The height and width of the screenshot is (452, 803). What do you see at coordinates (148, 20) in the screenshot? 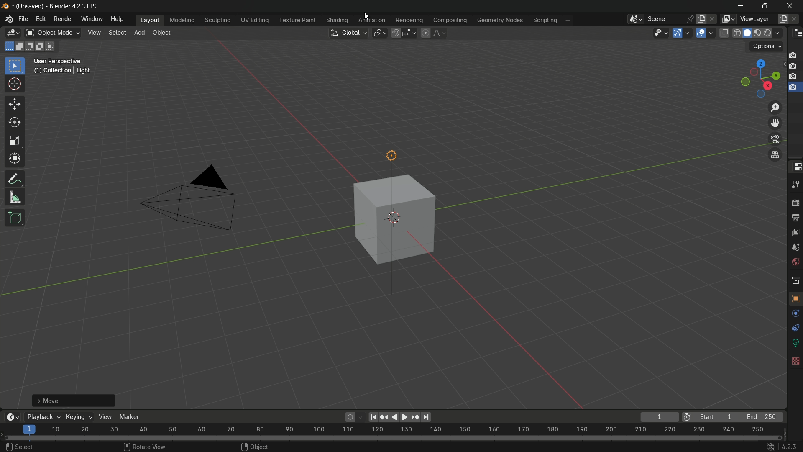
I see `layout menu` at bounding box center [148, 20].